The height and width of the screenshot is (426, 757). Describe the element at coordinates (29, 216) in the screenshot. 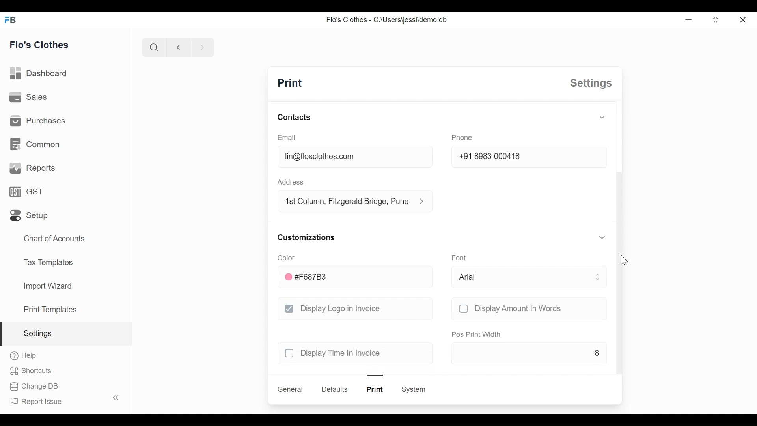

I see `setup` at that location.